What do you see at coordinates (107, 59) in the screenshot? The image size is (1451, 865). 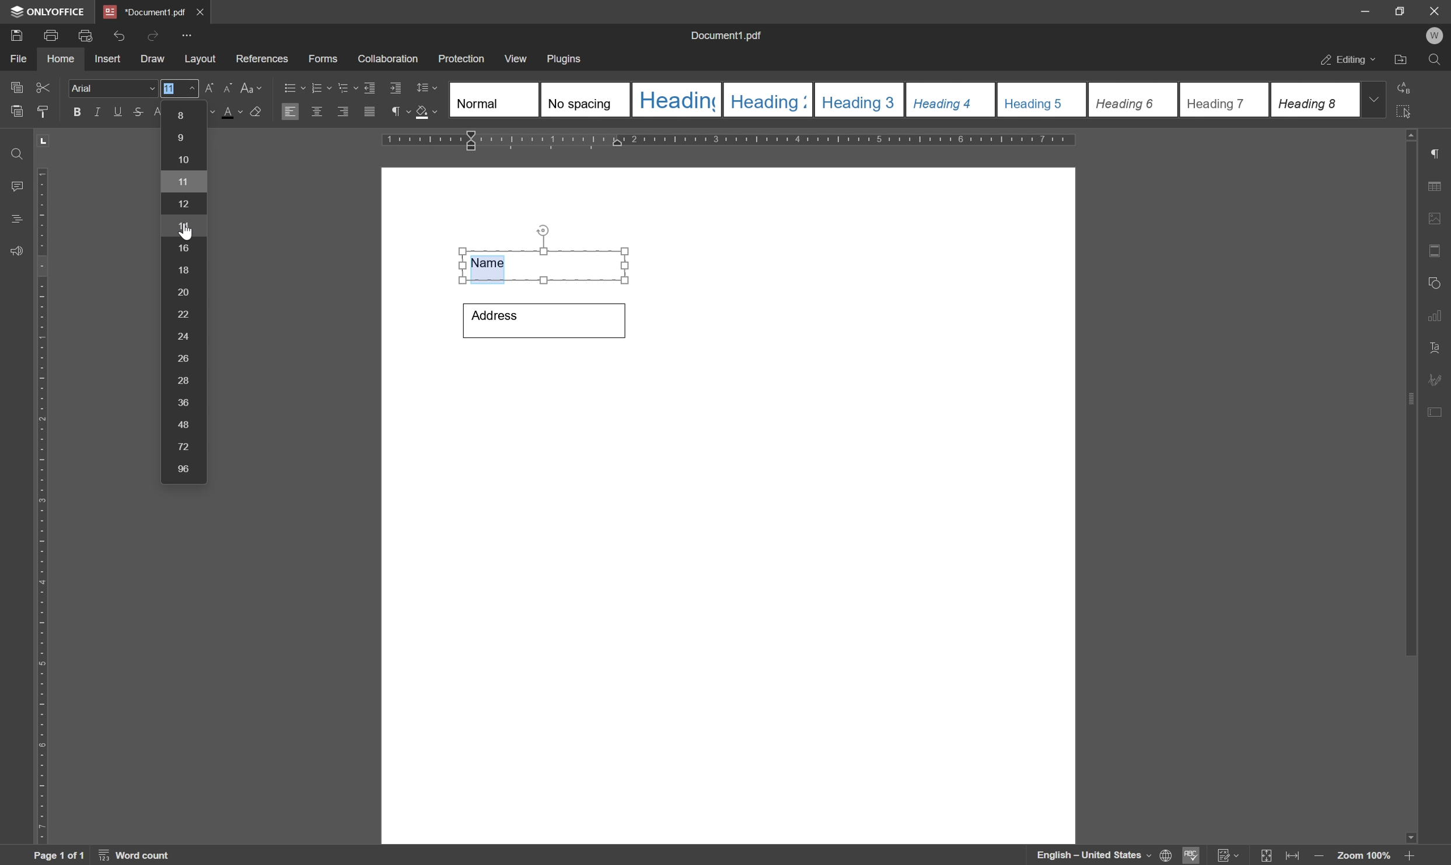 I see `insert` at bounding box center [107, 59].